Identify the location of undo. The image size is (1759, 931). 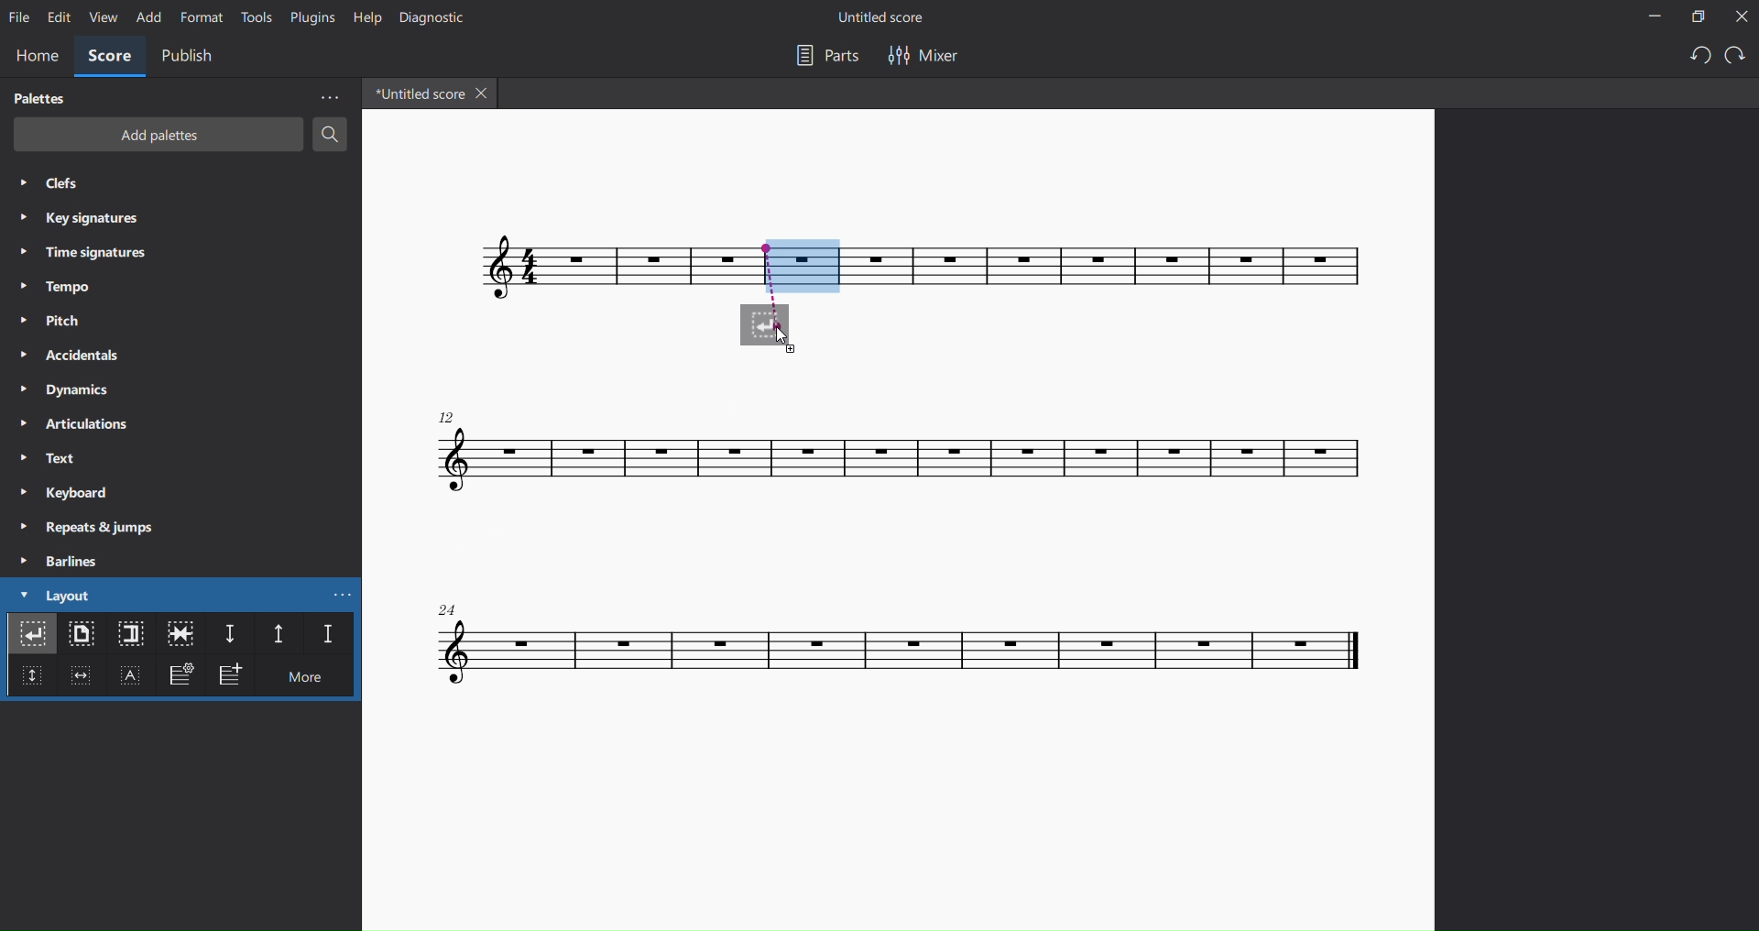
(1693, 57).